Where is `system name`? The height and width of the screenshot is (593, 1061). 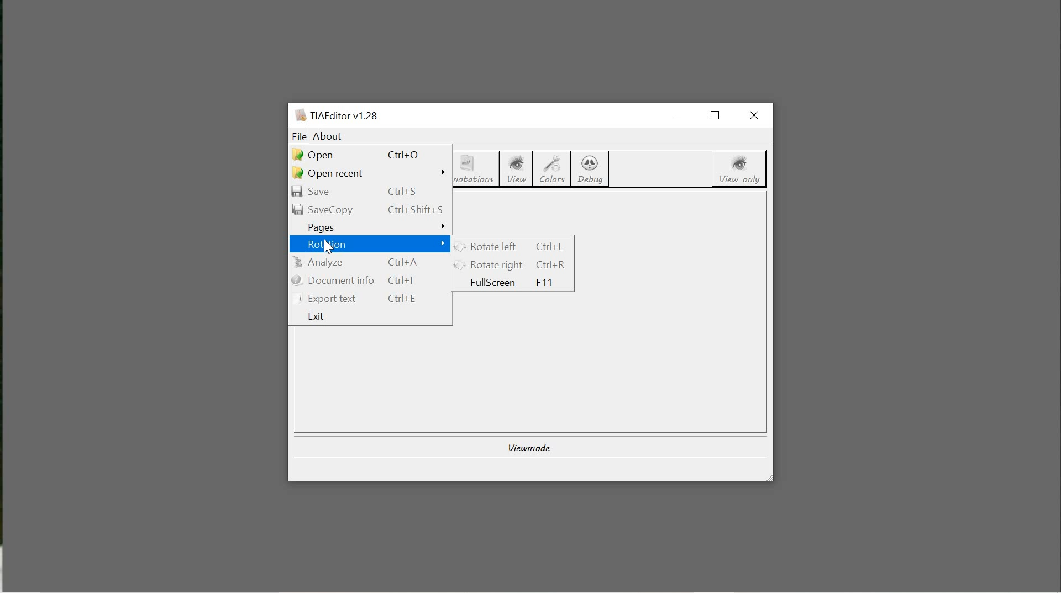 system name is located at coordinates (335, 115).